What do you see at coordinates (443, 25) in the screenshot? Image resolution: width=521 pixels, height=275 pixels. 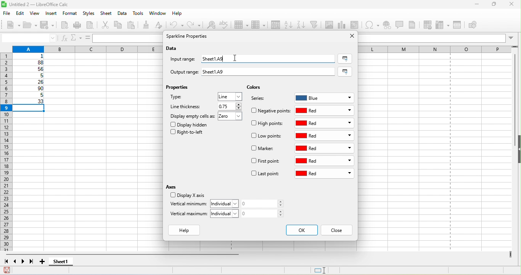 I see `freeze rows and column` at bounding box center [443, 25].